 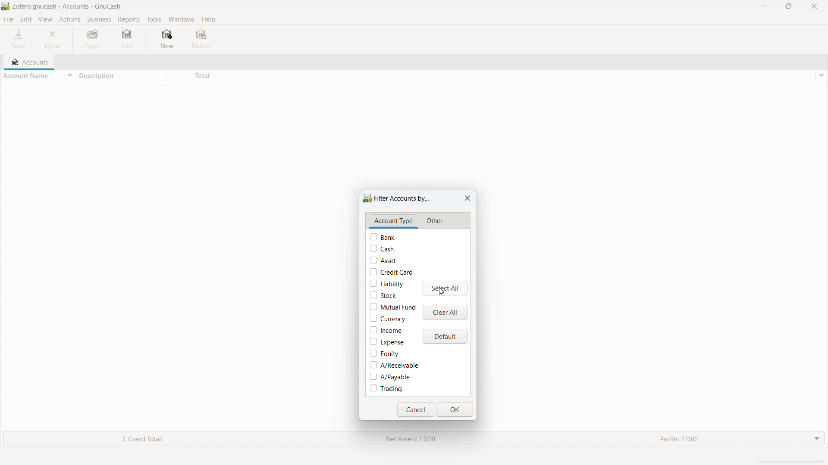 What do you see at coordinates (793, 462) in the screenshot?
I see `scrollbar` at bounding box center [793, 462].